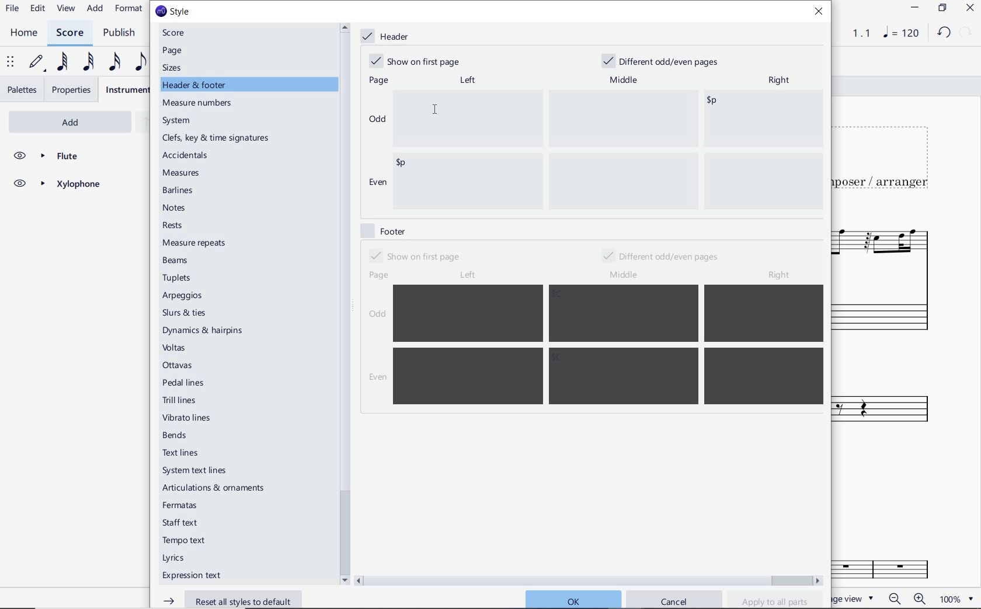 The width and height of the screenshot is (981, 609). I want to click on page, so click(377, 81).